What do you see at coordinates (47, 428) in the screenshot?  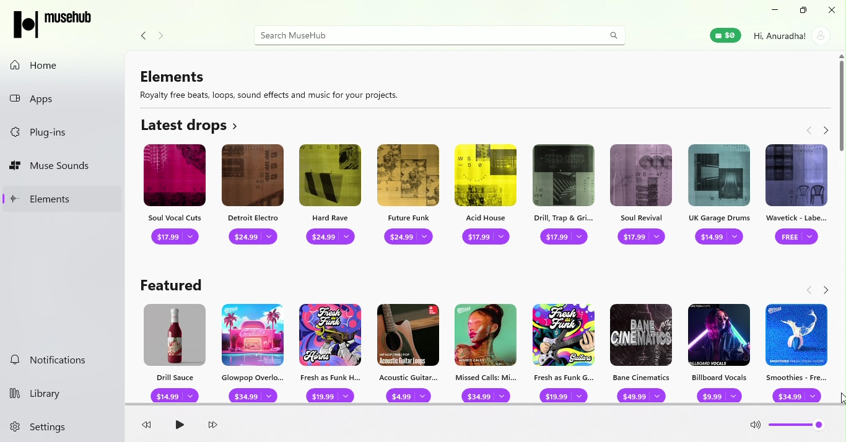 I see `Settings` at bounding box center [47, 428].